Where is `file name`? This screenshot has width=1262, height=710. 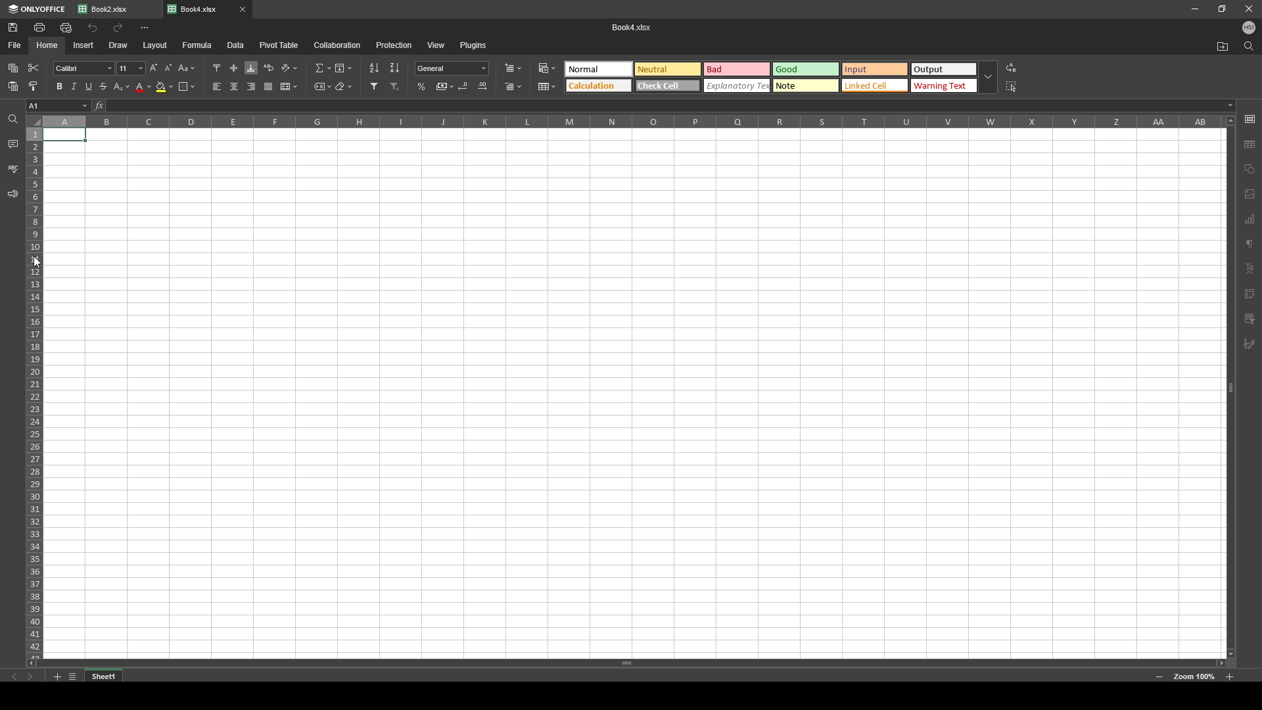
file name is located at coordinates (633, 28).